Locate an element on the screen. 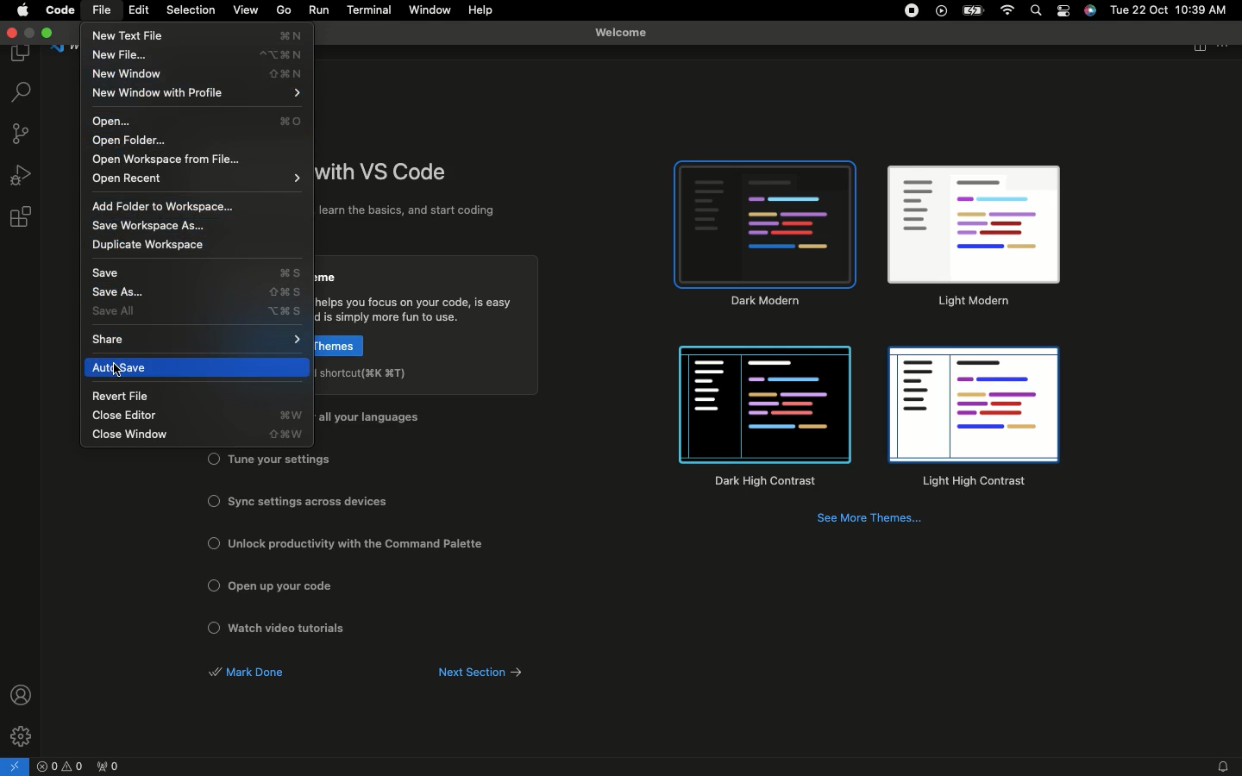 The height and width of the screenshot is (776, 1242). Expand is located at coordinates (49, 33).